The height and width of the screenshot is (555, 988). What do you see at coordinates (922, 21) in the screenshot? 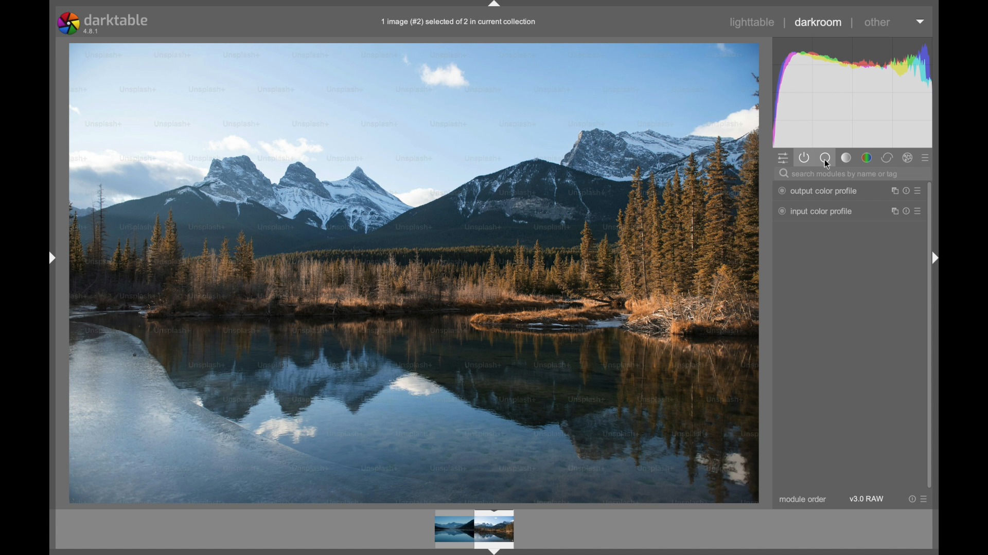
I see `dropdown ` at bounding box center [922, 21].